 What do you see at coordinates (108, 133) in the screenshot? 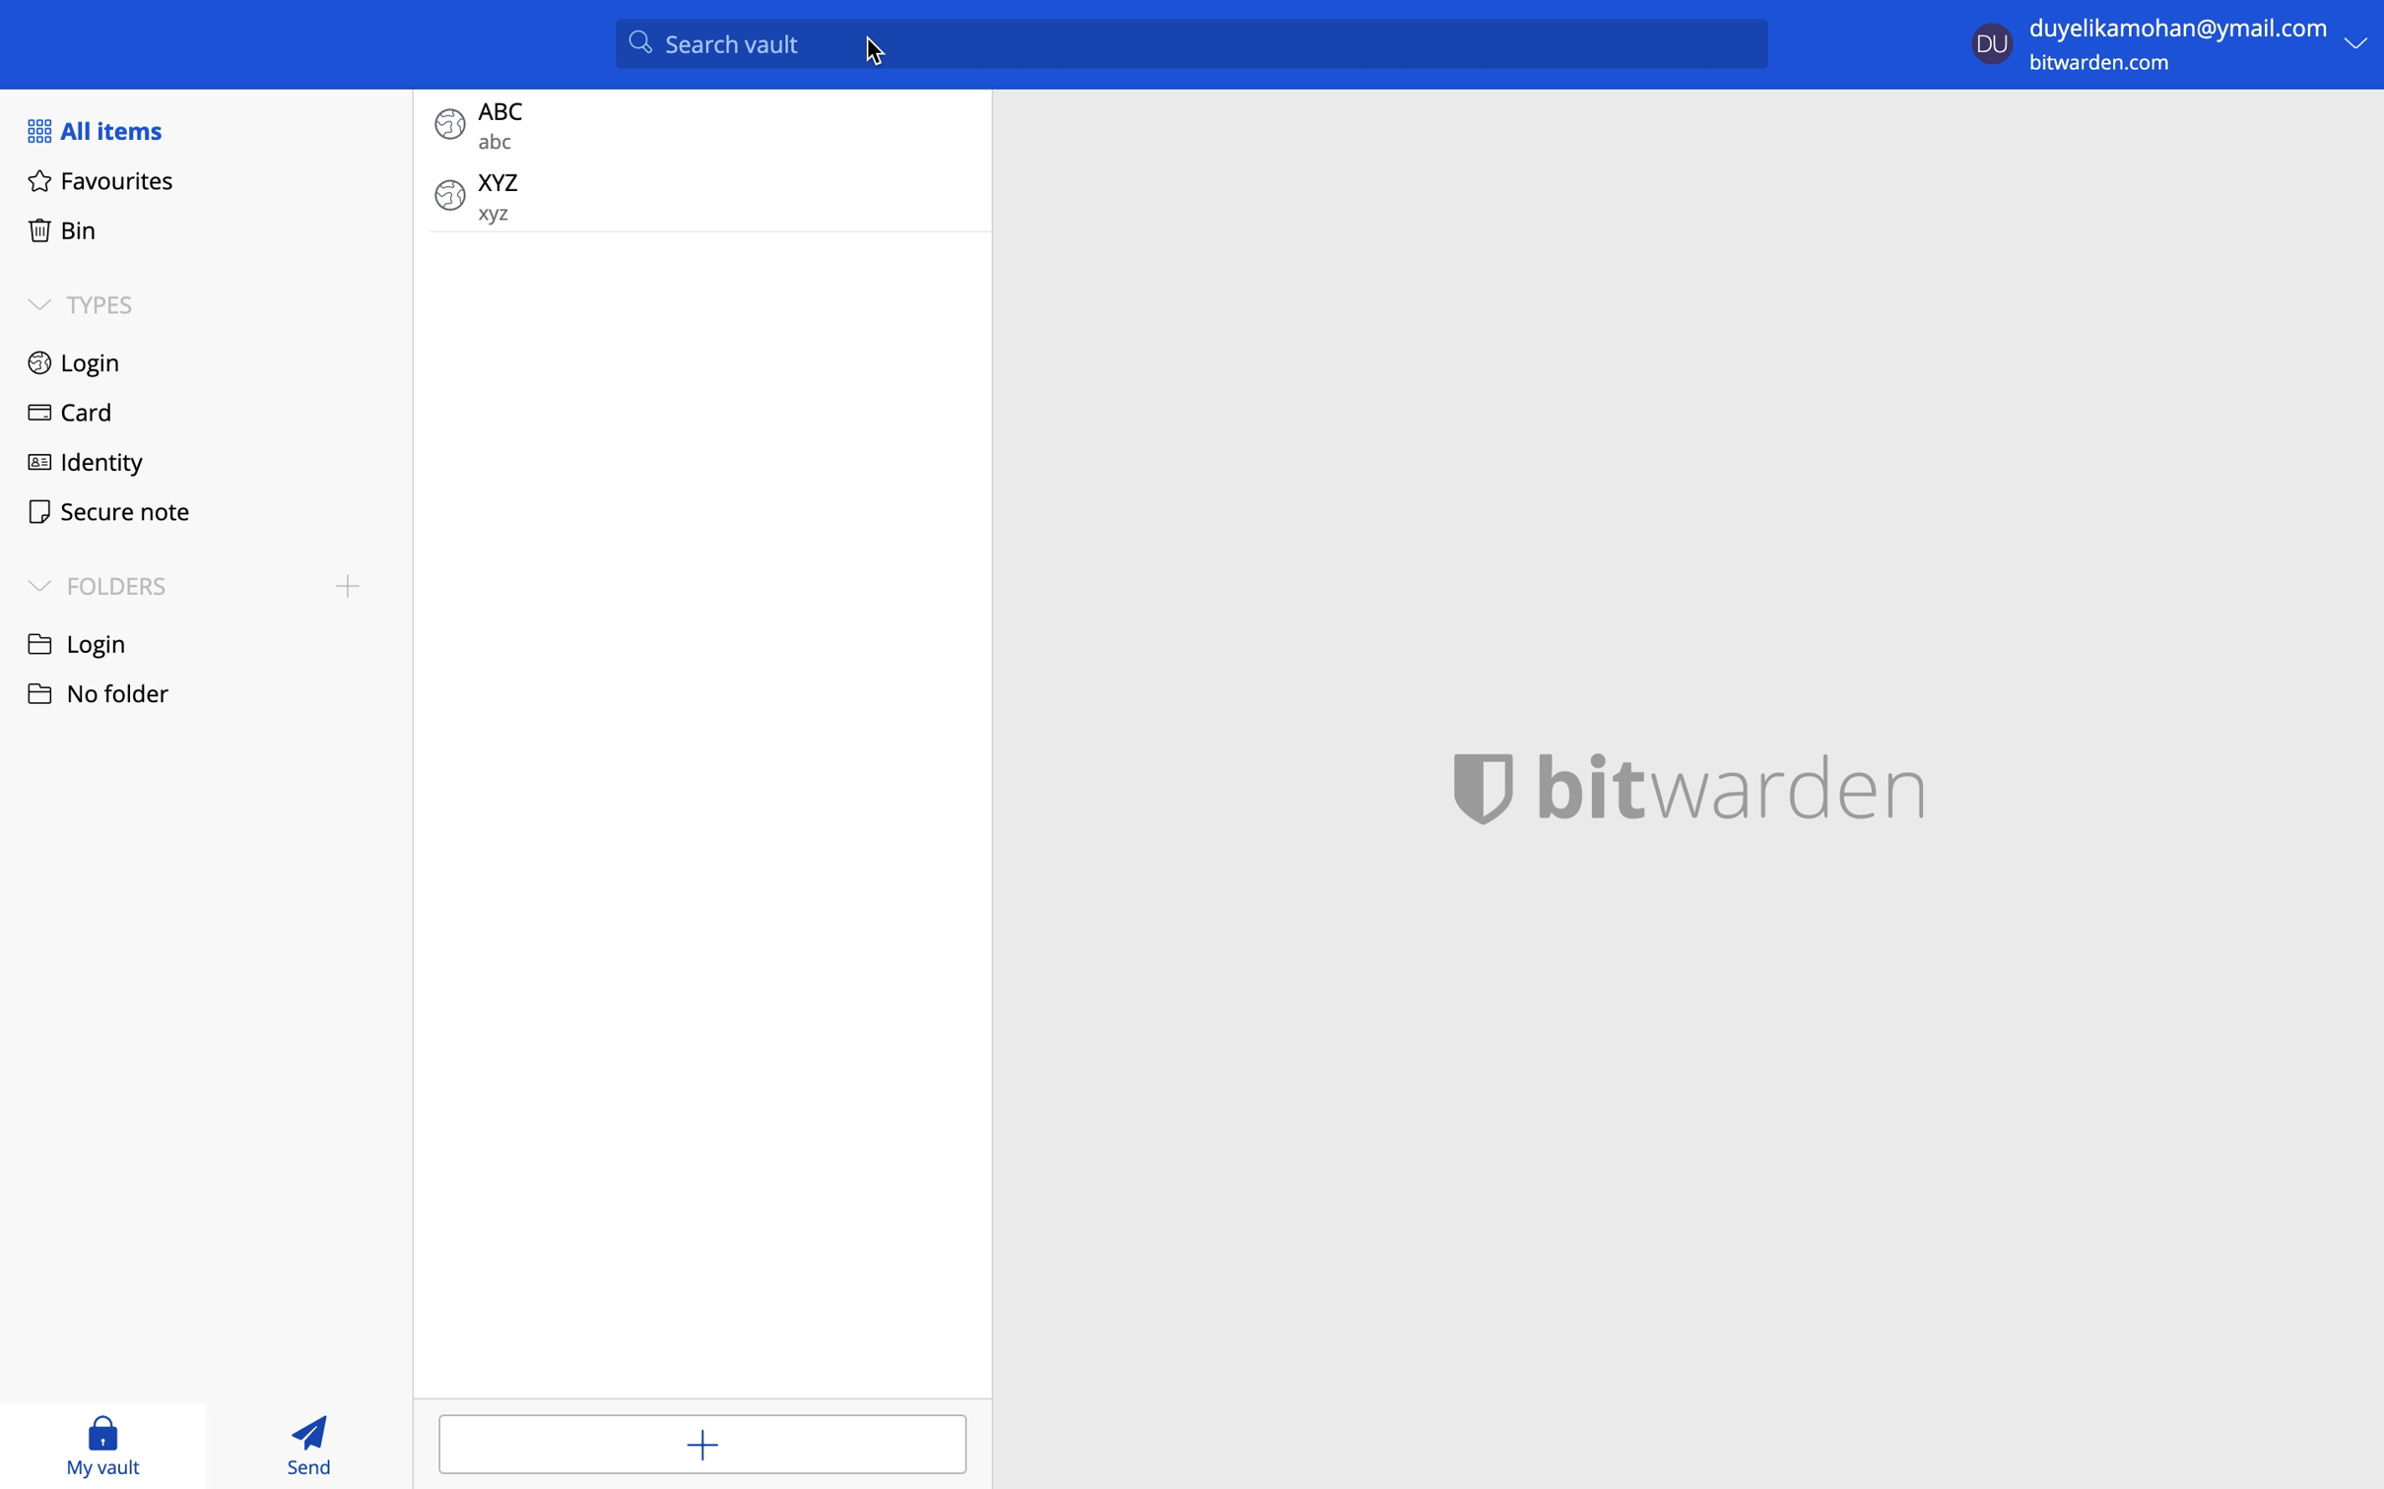
I see `all items` at bounding box center [108, 133].